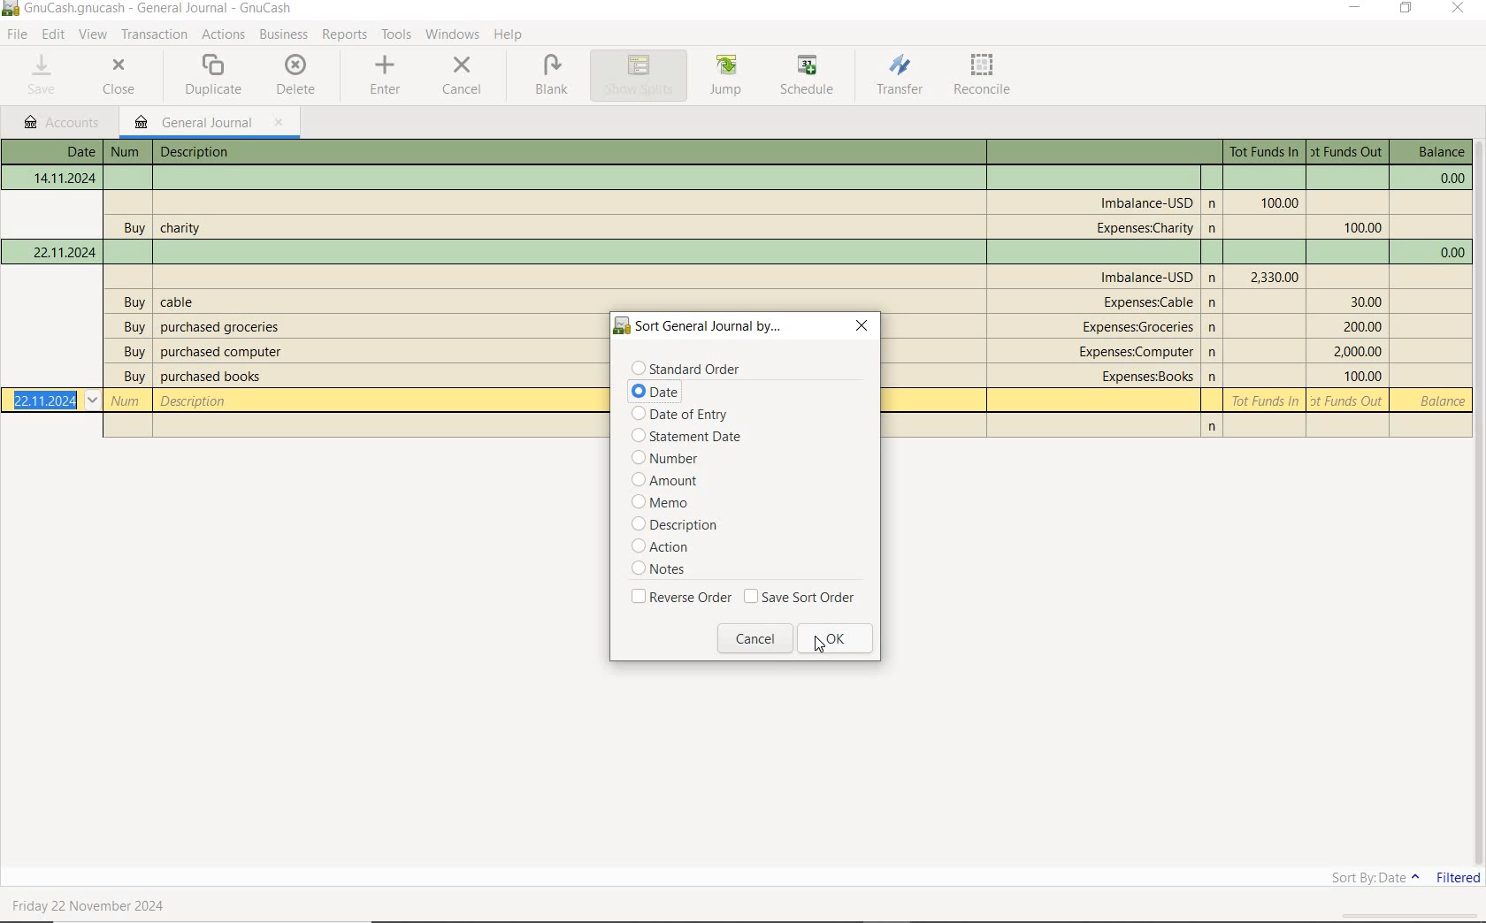  I want to click on ok, so click(841, 638).